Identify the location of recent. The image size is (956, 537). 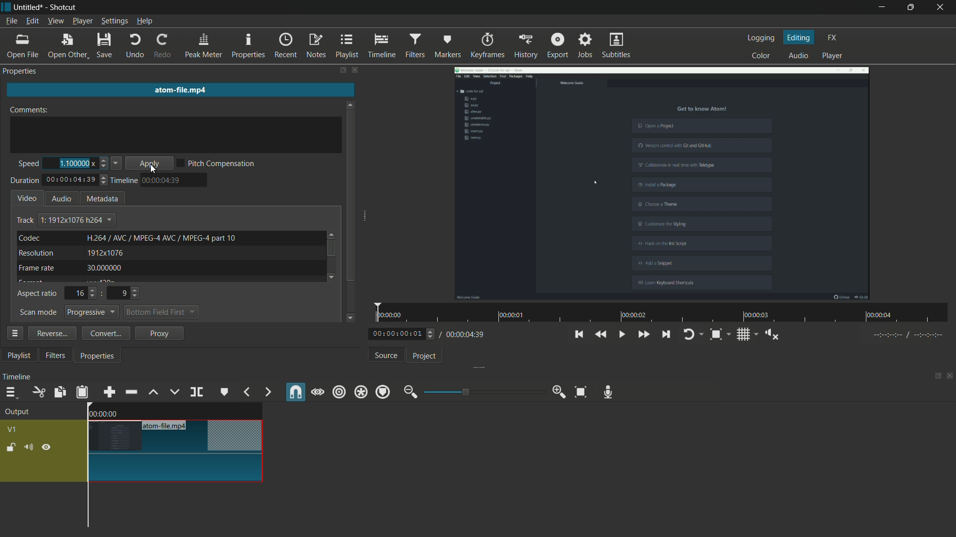
(286, 46).